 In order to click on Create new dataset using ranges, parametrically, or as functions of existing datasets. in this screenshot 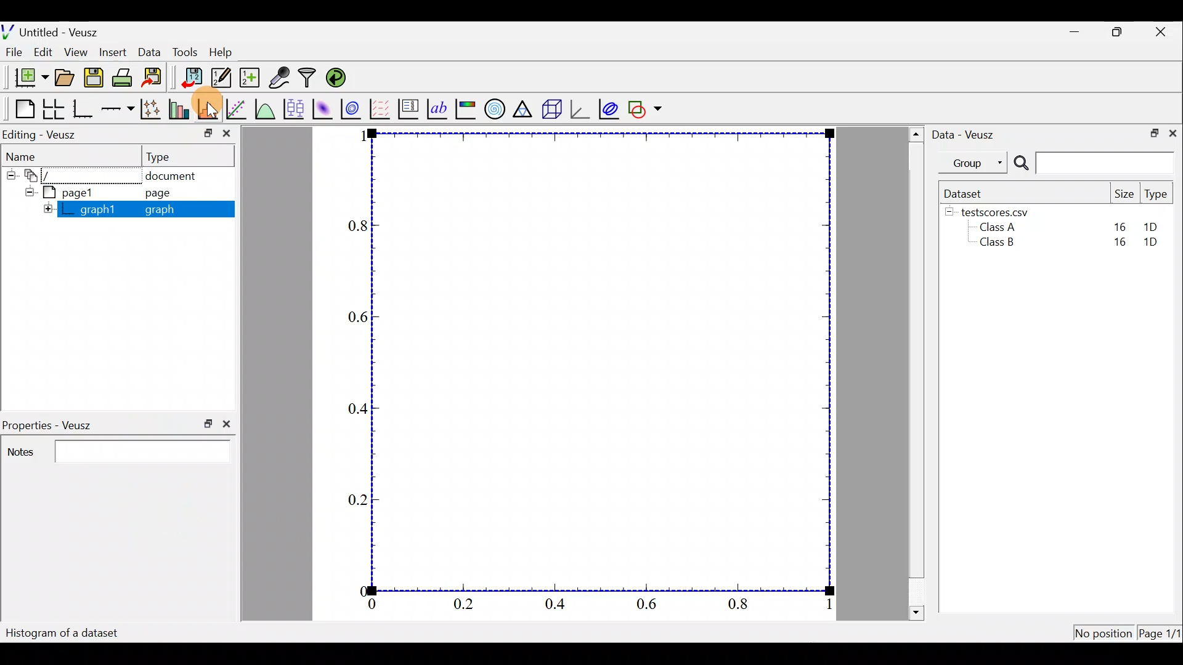, I will do `click(248, 77)`.